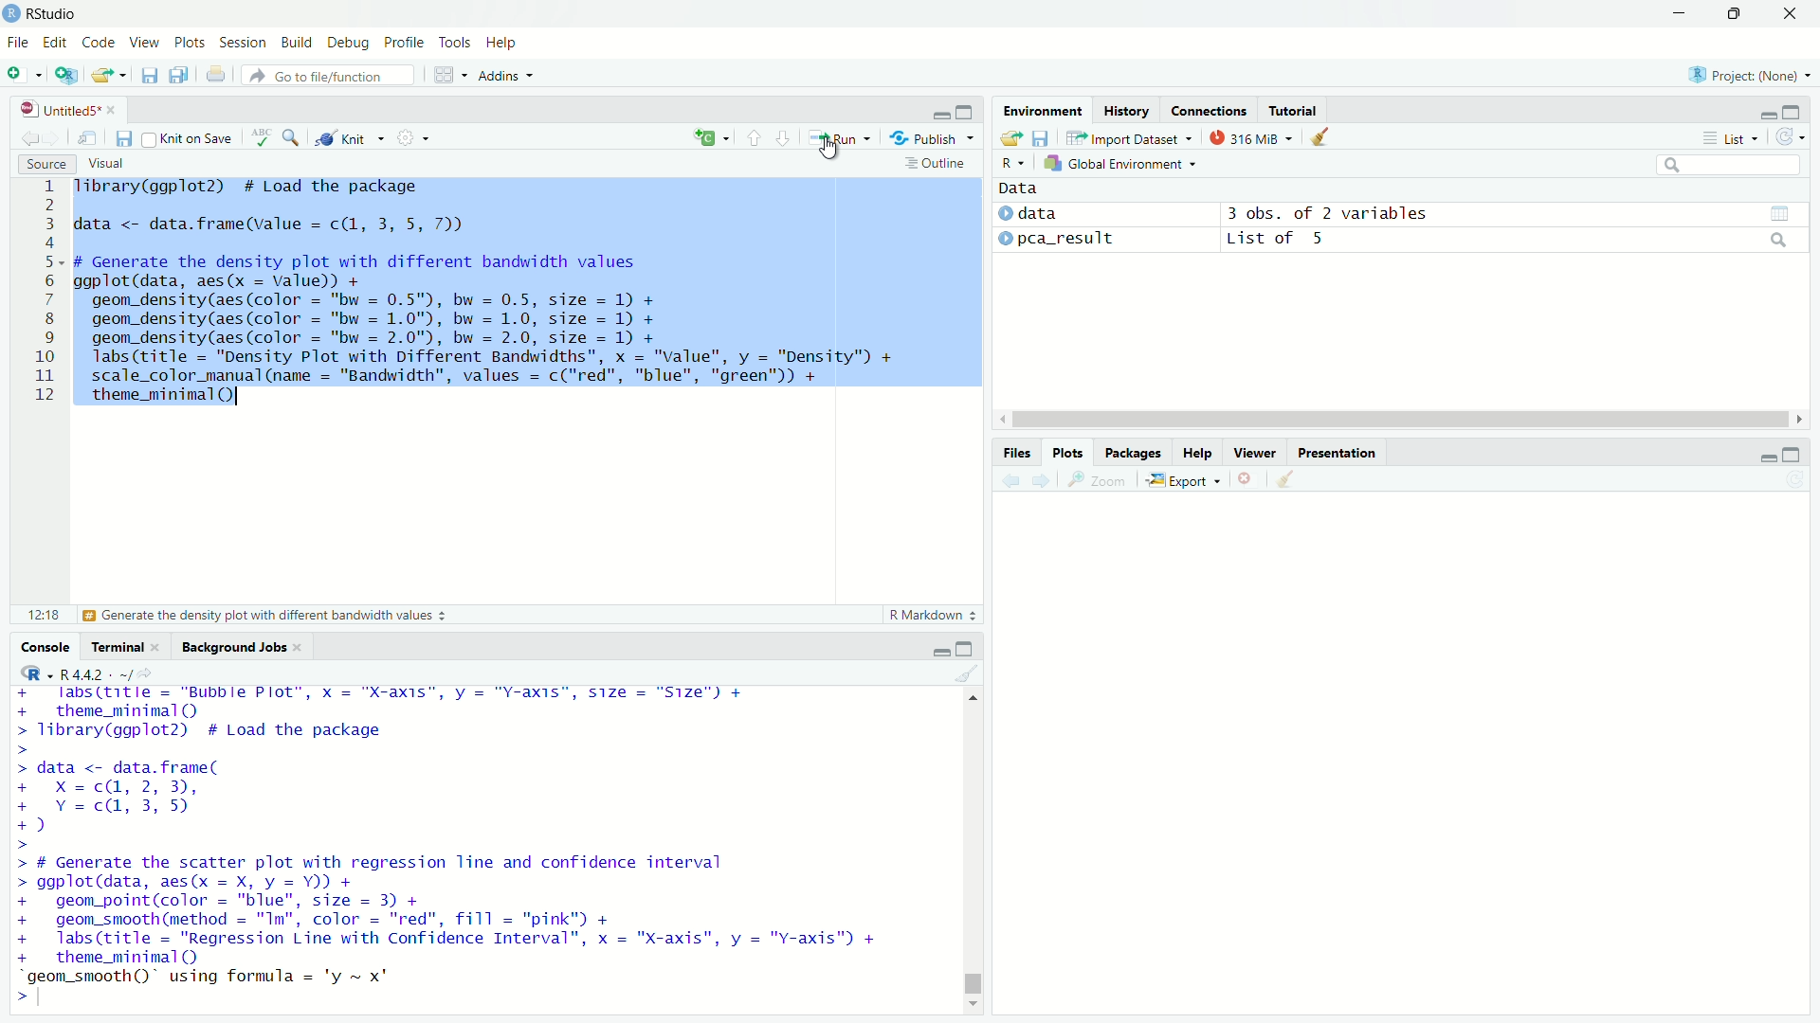 The width and height of the screenshot is (1820, 1023). Describe the element at coordinates (782, 136) in the screenshot. I see `Go to next section/chunk` at that location.